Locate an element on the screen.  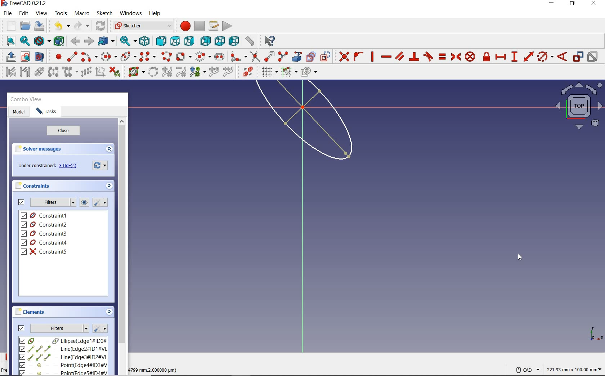
constrain horizontal distance is located at coordinates (500, 56).